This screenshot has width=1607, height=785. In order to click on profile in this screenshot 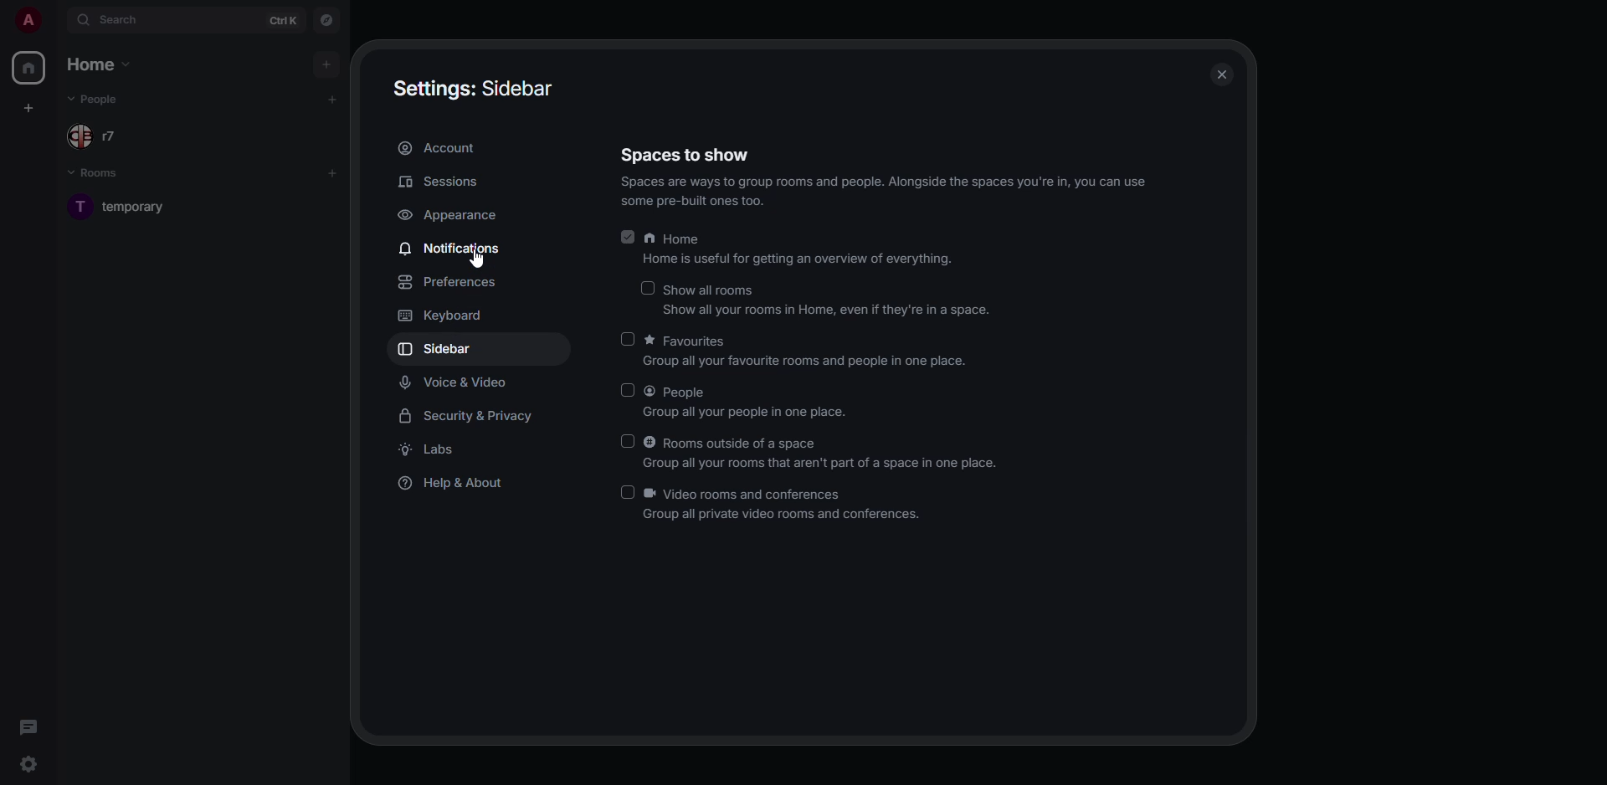, I will do `click(27, 19)`.